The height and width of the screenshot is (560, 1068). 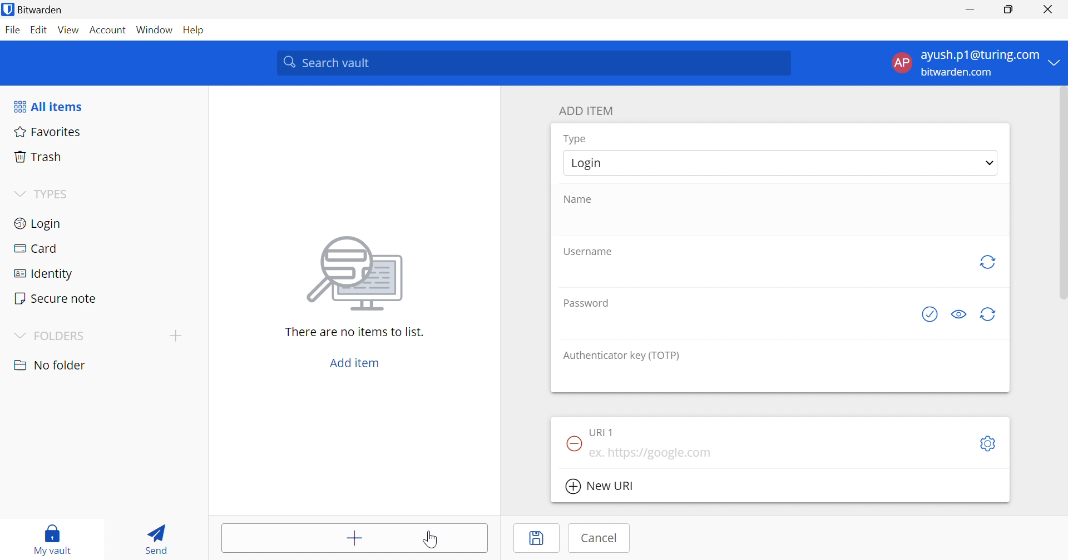 I want to click on AP, so click(x=902, y=62).